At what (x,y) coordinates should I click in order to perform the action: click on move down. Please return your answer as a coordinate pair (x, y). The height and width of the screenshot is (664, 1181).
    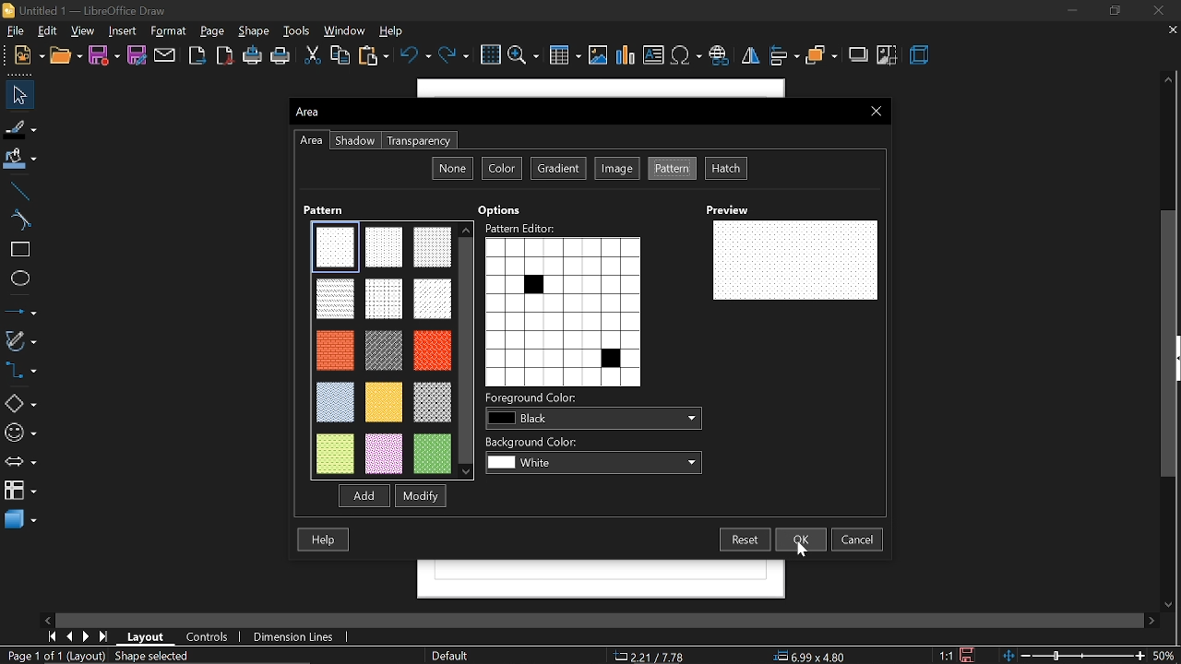
    Looking at the image, I should click on (467, 472).